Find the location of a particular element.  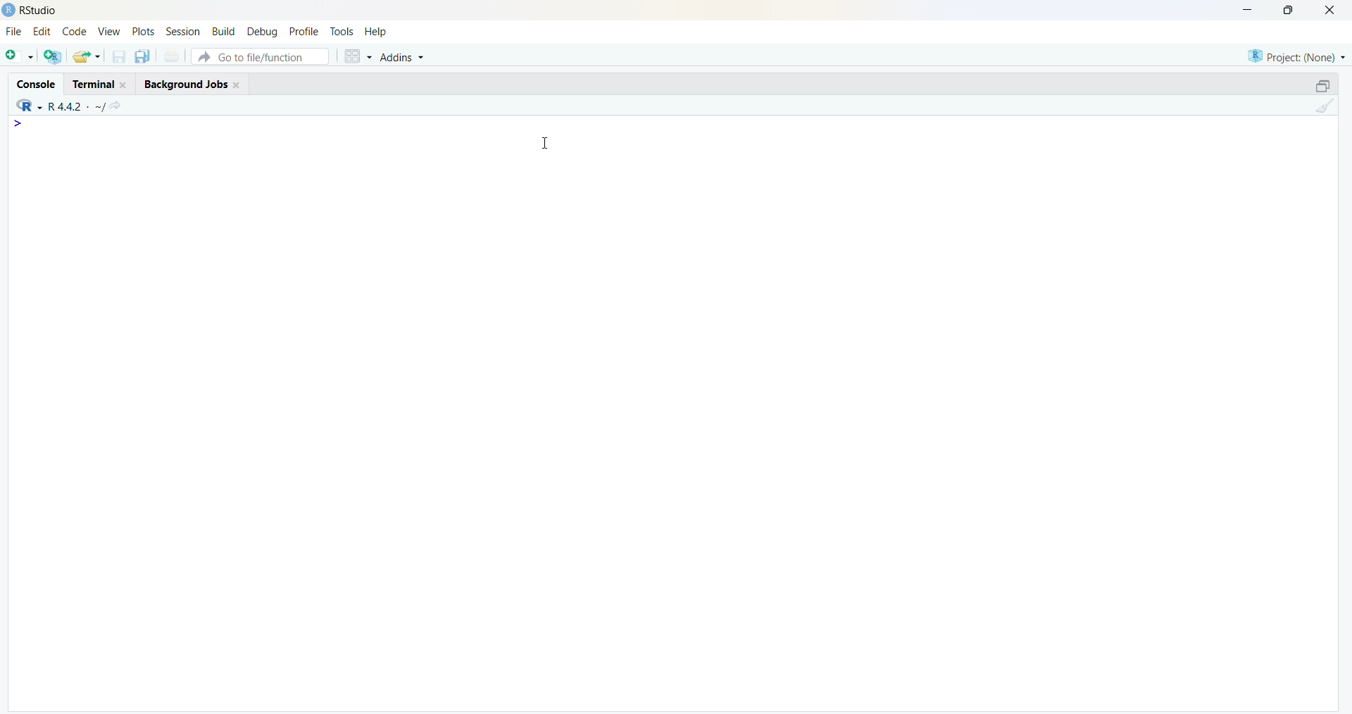

plots is located at coordinates (143, 32).